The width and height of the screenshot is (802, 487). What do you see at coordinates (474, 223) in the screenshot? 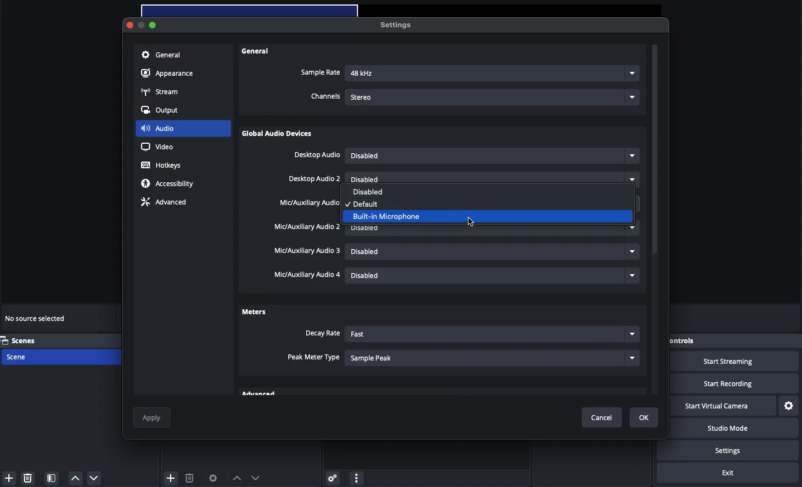
I see `Cursor` at bounding box center [474, 223].